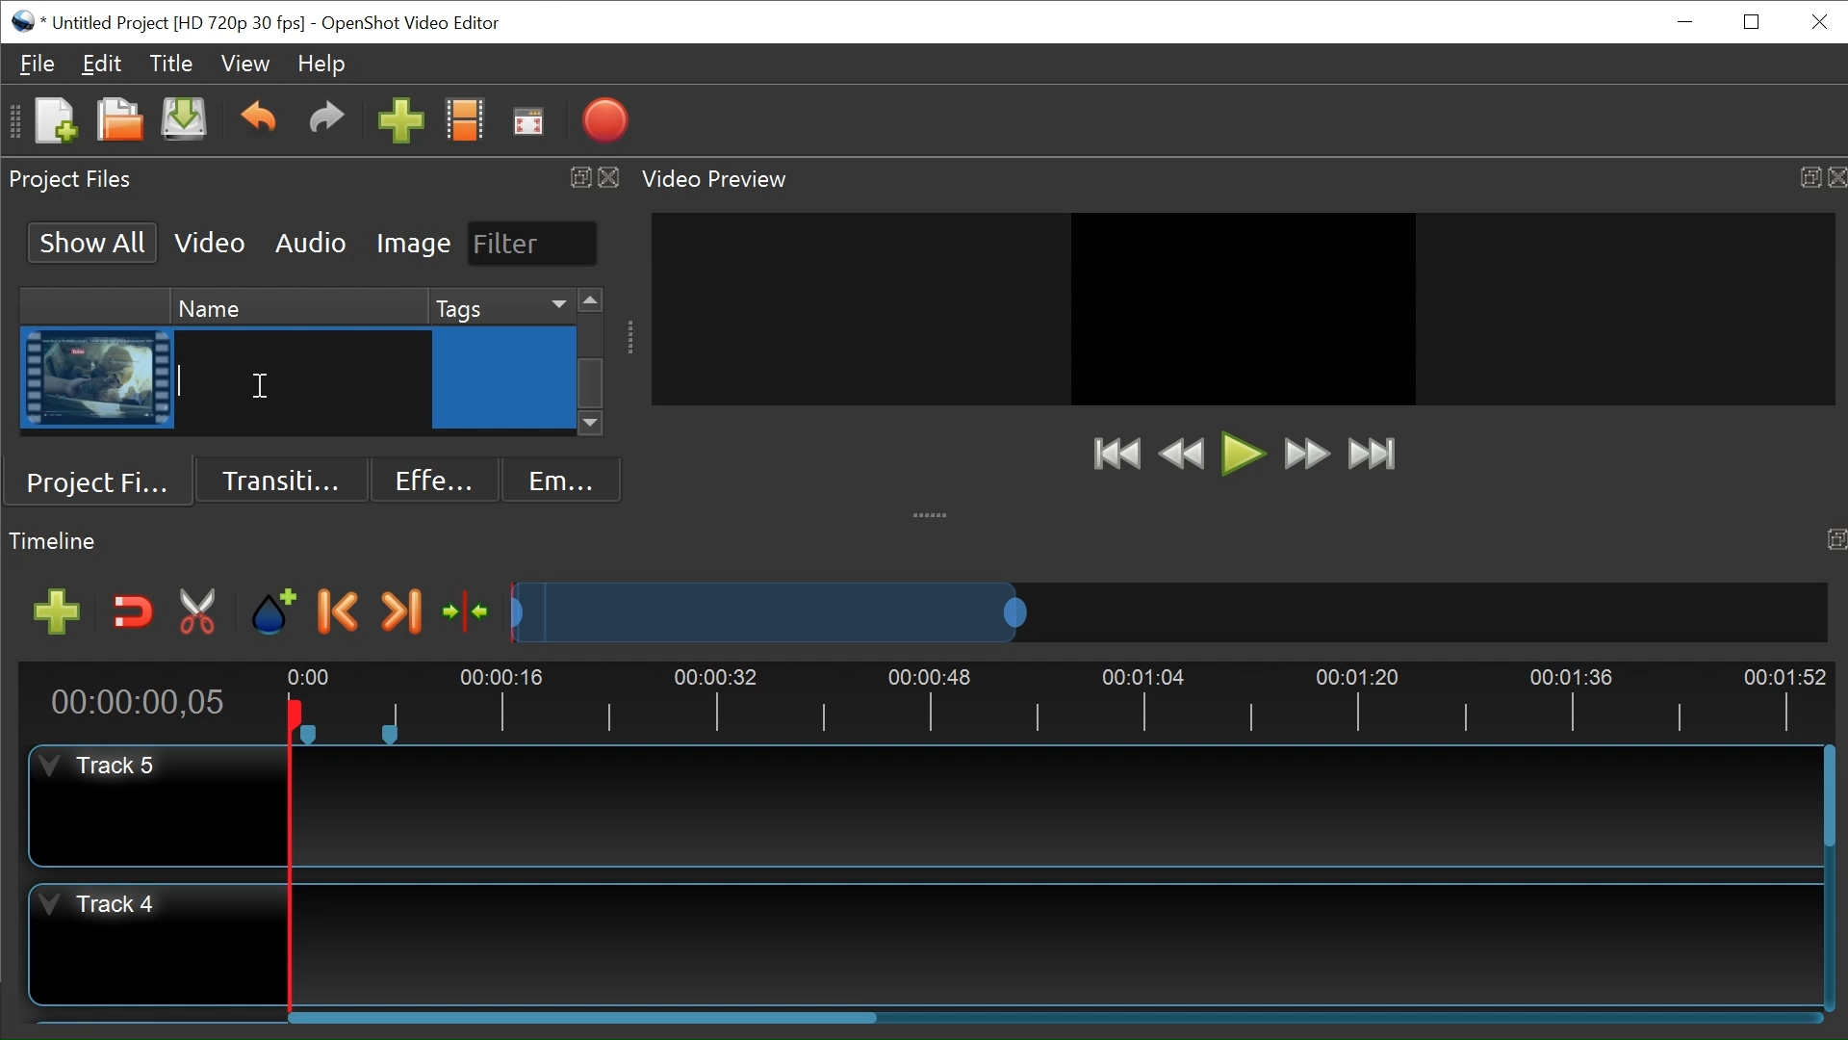  I want to click on Previous marker, so click(342, 614).